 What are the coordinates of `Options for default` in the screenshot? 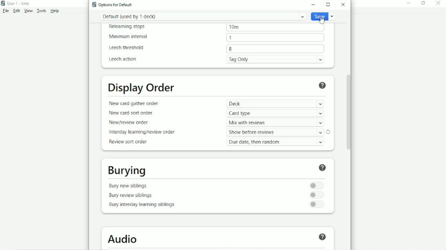 It's located at (115, 4).